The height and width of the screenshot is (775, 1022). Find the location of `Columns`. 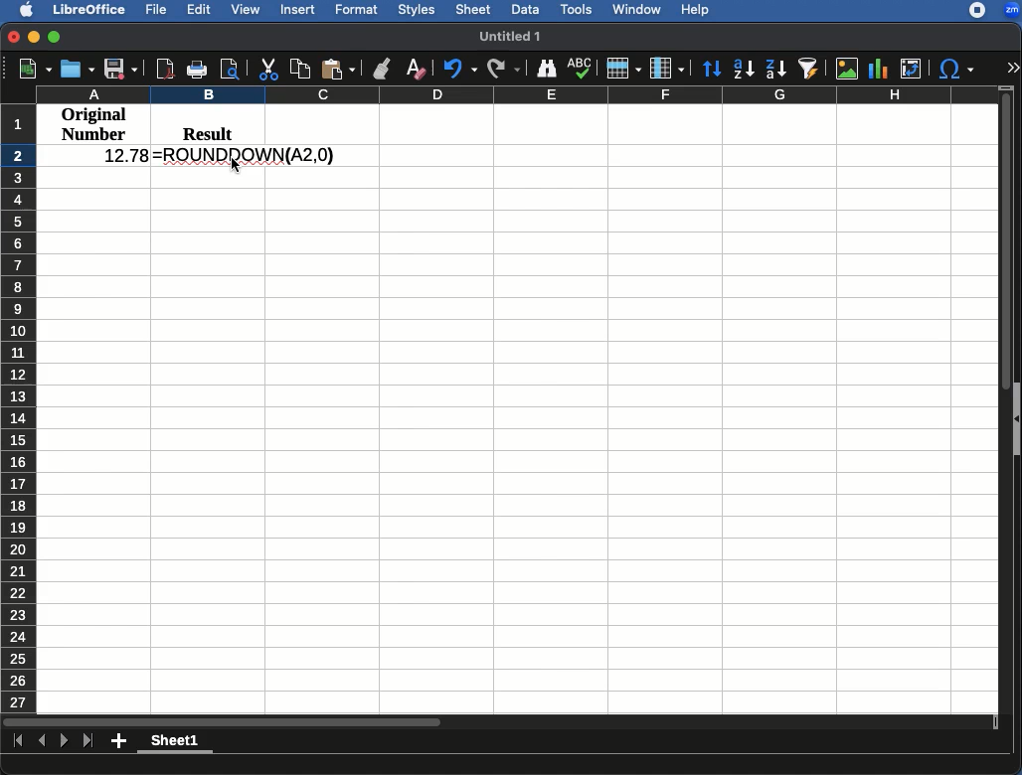

Columns is located at coordinates (515, 94).